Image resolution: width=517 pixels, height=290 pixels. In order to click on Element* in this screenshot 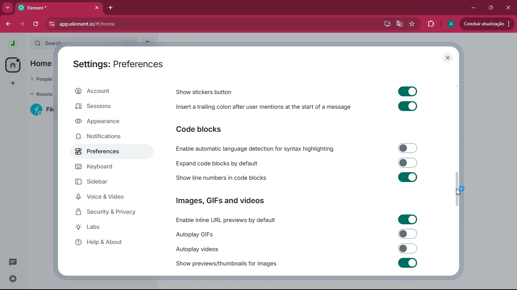, I will do `click(48, 8)`.